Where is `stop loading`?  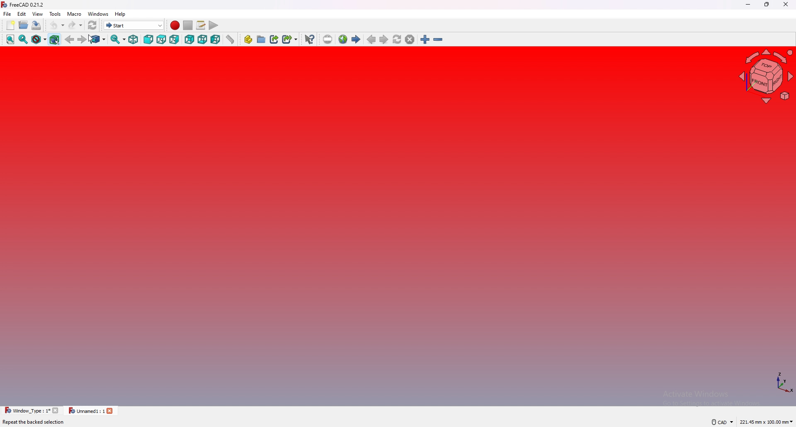
stop loading is located at coordinates (409, 39).